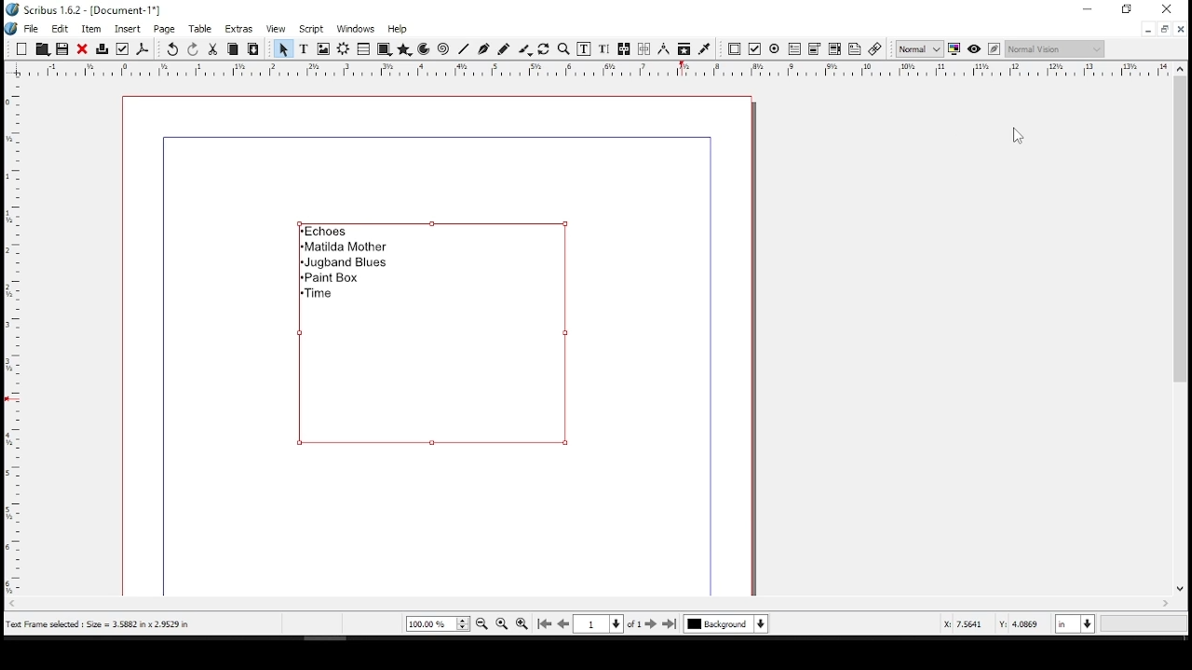  What do you see at coordinates (344, 264) in the screenshot?
I see `jugband blues` at bounding box center [344, 264].